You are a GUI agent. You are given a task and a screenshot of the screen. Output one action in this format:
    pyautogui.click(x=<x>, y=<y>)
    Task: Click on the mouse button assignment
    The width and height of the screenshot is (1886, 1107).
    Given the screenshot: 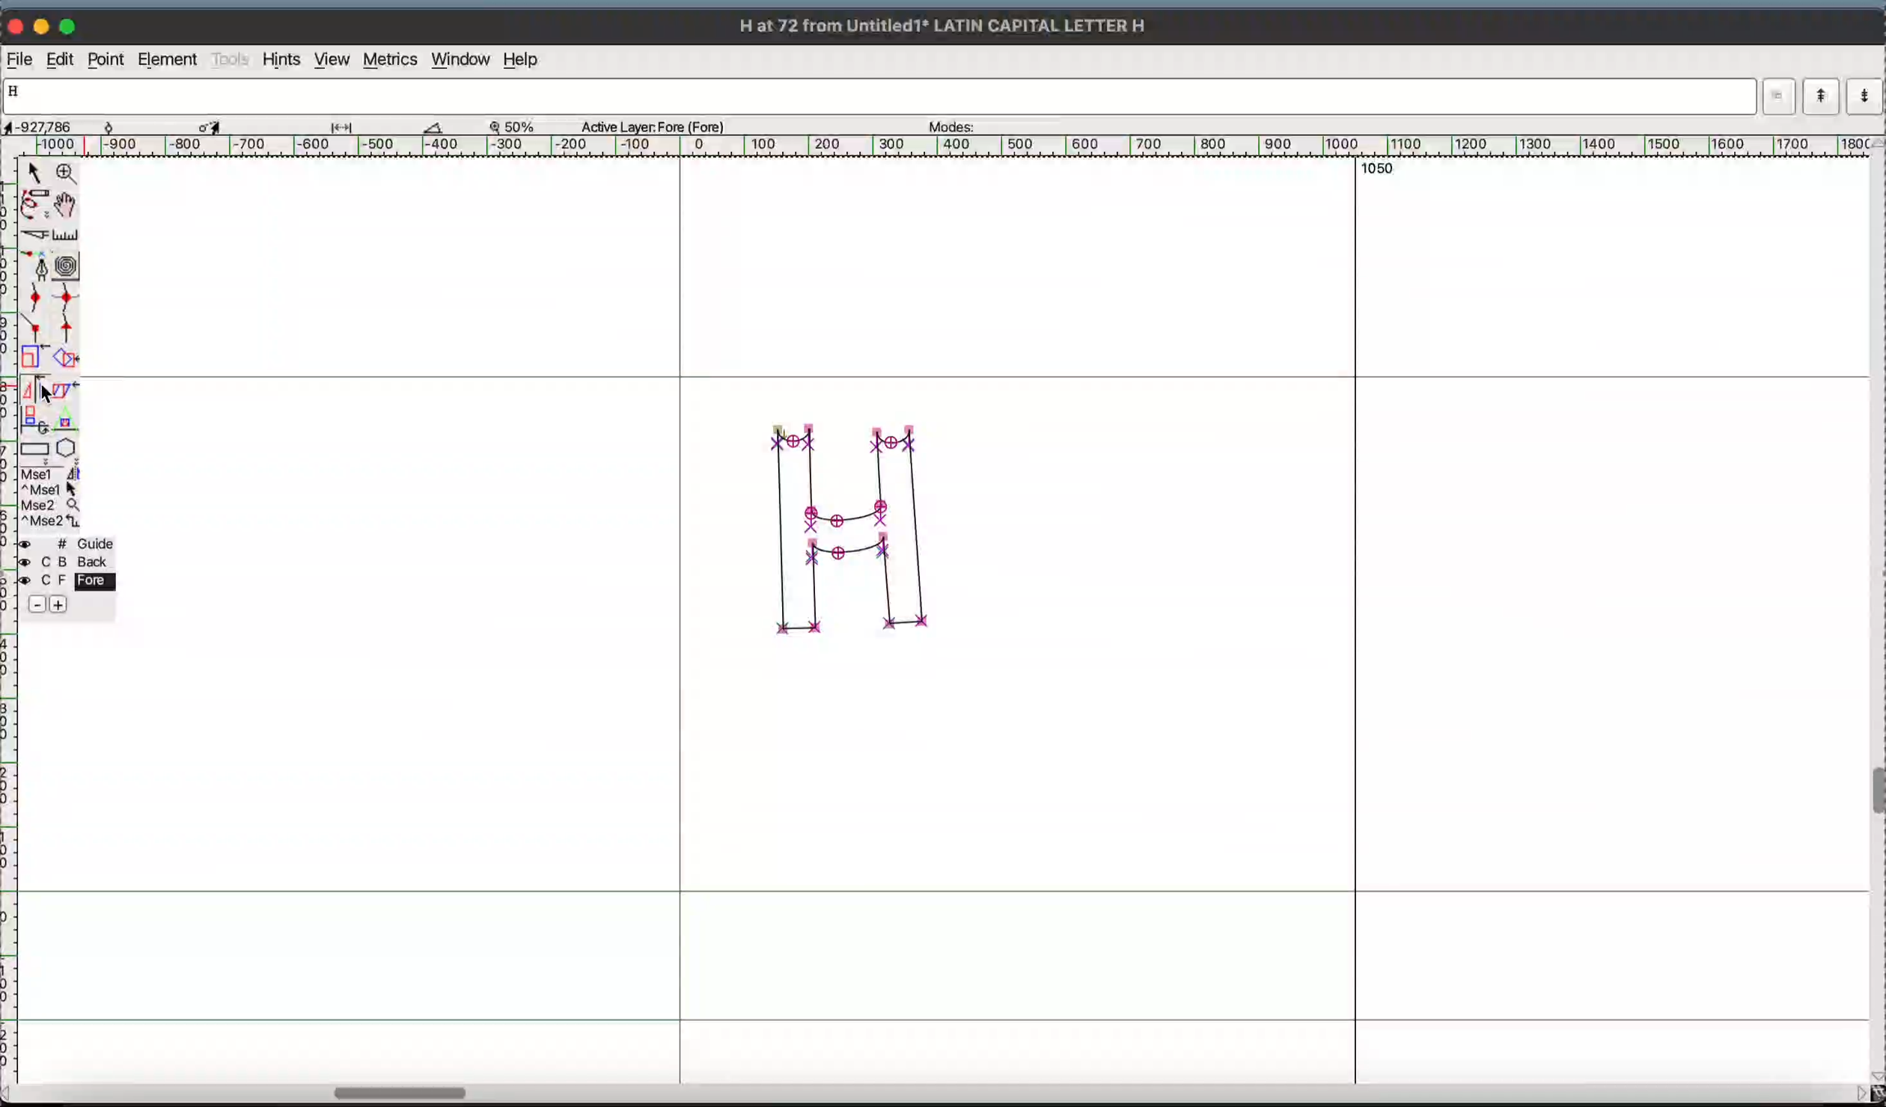 What is the action you would take?
    pyautogui.click(x=52, y=497)
    